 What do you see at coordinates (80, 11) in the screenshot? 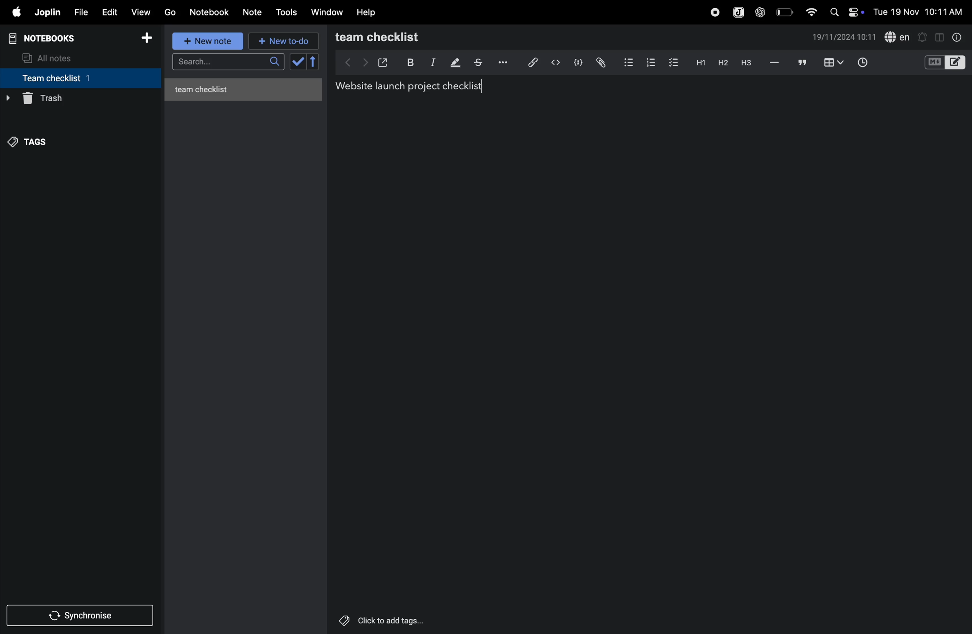
I see `file` at bounding box center [80, 11].